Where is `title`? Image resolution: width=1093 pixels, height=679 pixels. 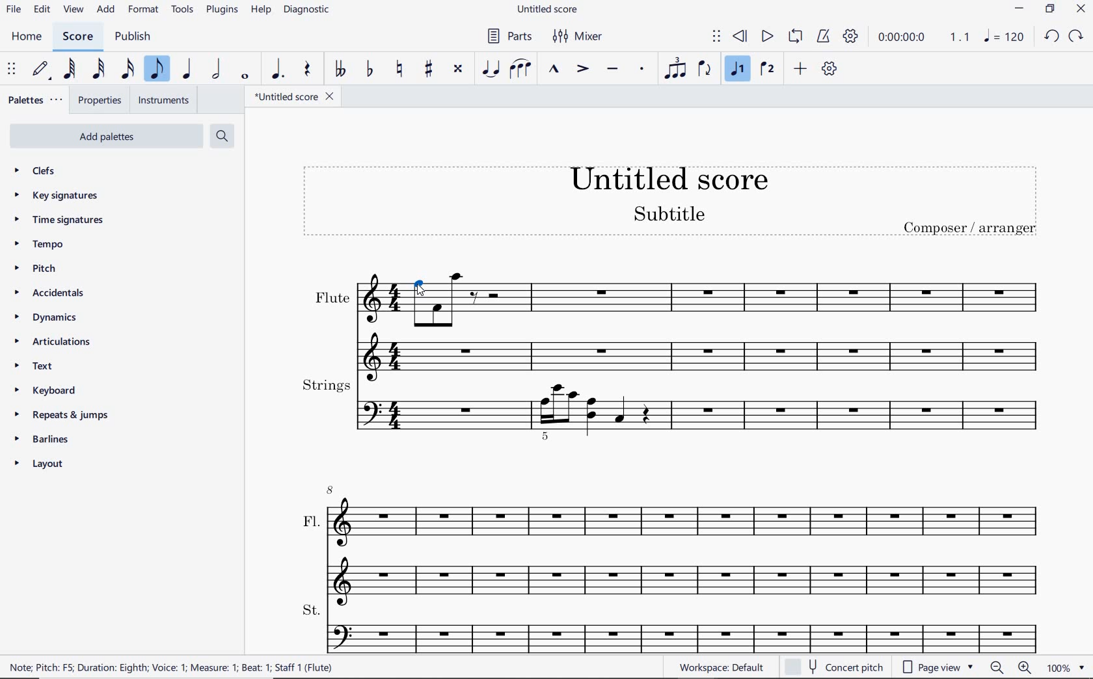
title is located at coordinates (674, 206).